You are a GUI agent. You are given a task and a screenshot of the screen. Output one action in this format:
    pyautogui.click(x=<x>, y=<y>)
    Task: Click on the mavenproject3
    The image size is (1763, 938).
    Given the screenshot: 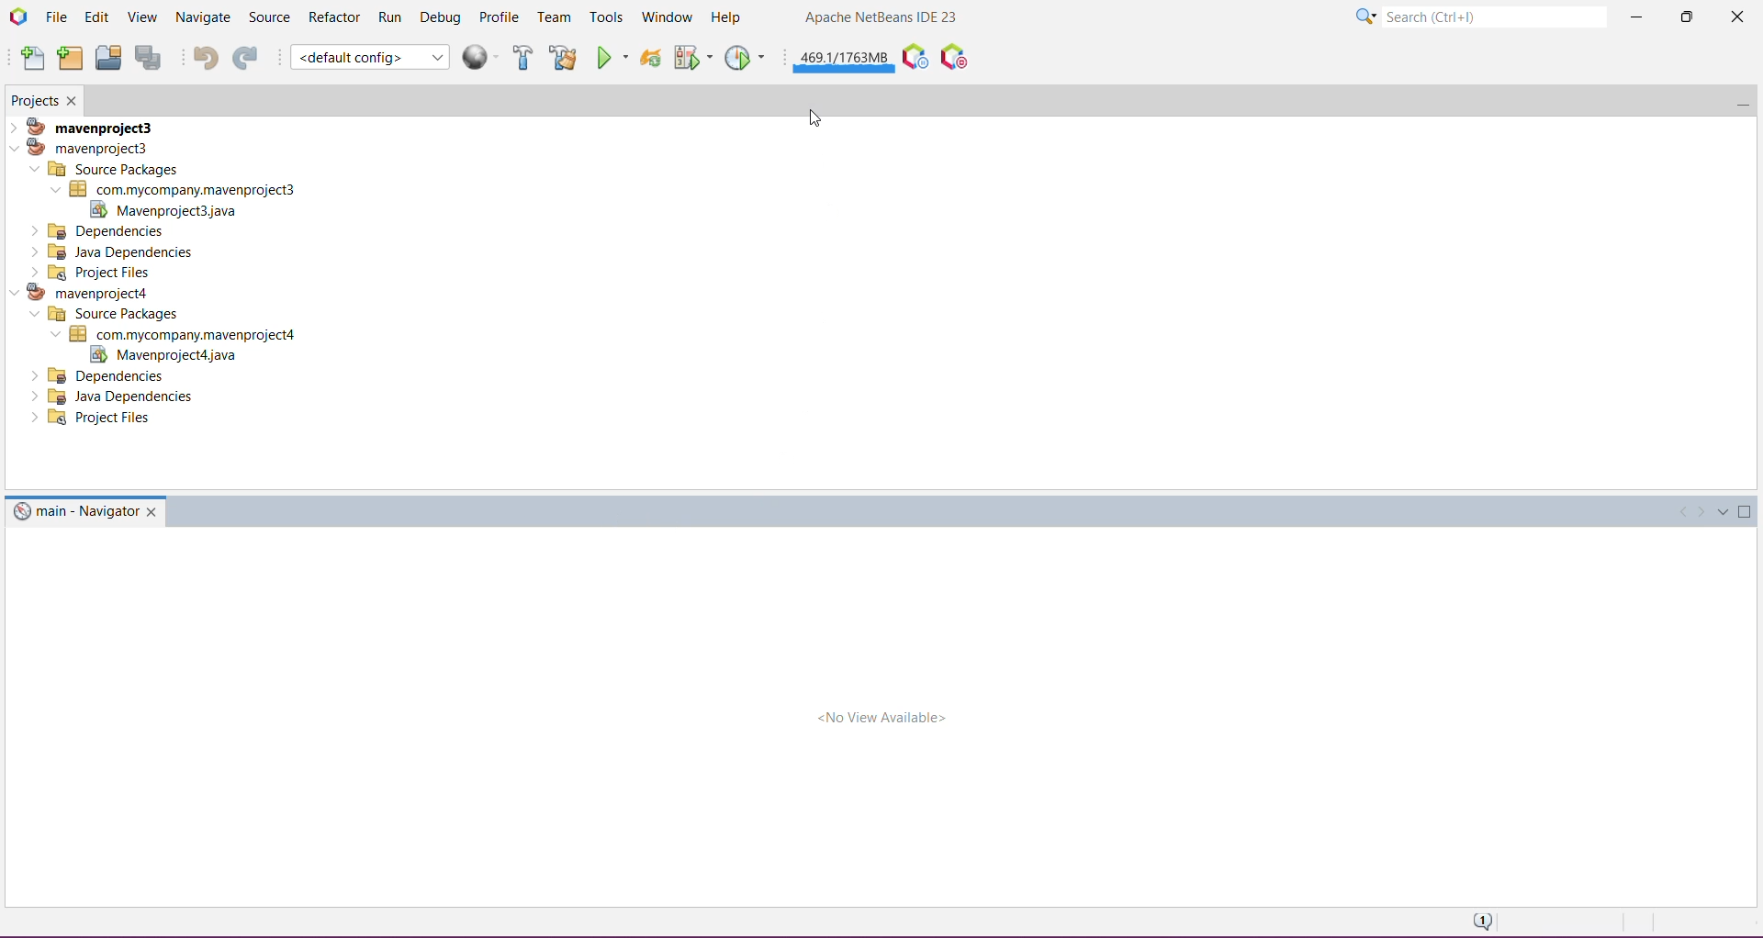 What is the action you would take?
    pyautogui.click(x=89, y=125)
    